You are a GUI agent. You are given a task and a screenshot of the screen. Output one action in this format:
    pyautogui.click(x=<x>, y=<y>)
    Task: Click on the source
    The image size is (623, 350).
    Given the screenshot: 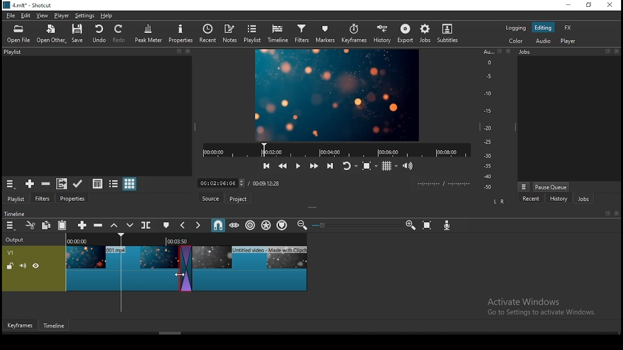 What is the action you would take?
    pyautogui.click(x=208, y=199)
    